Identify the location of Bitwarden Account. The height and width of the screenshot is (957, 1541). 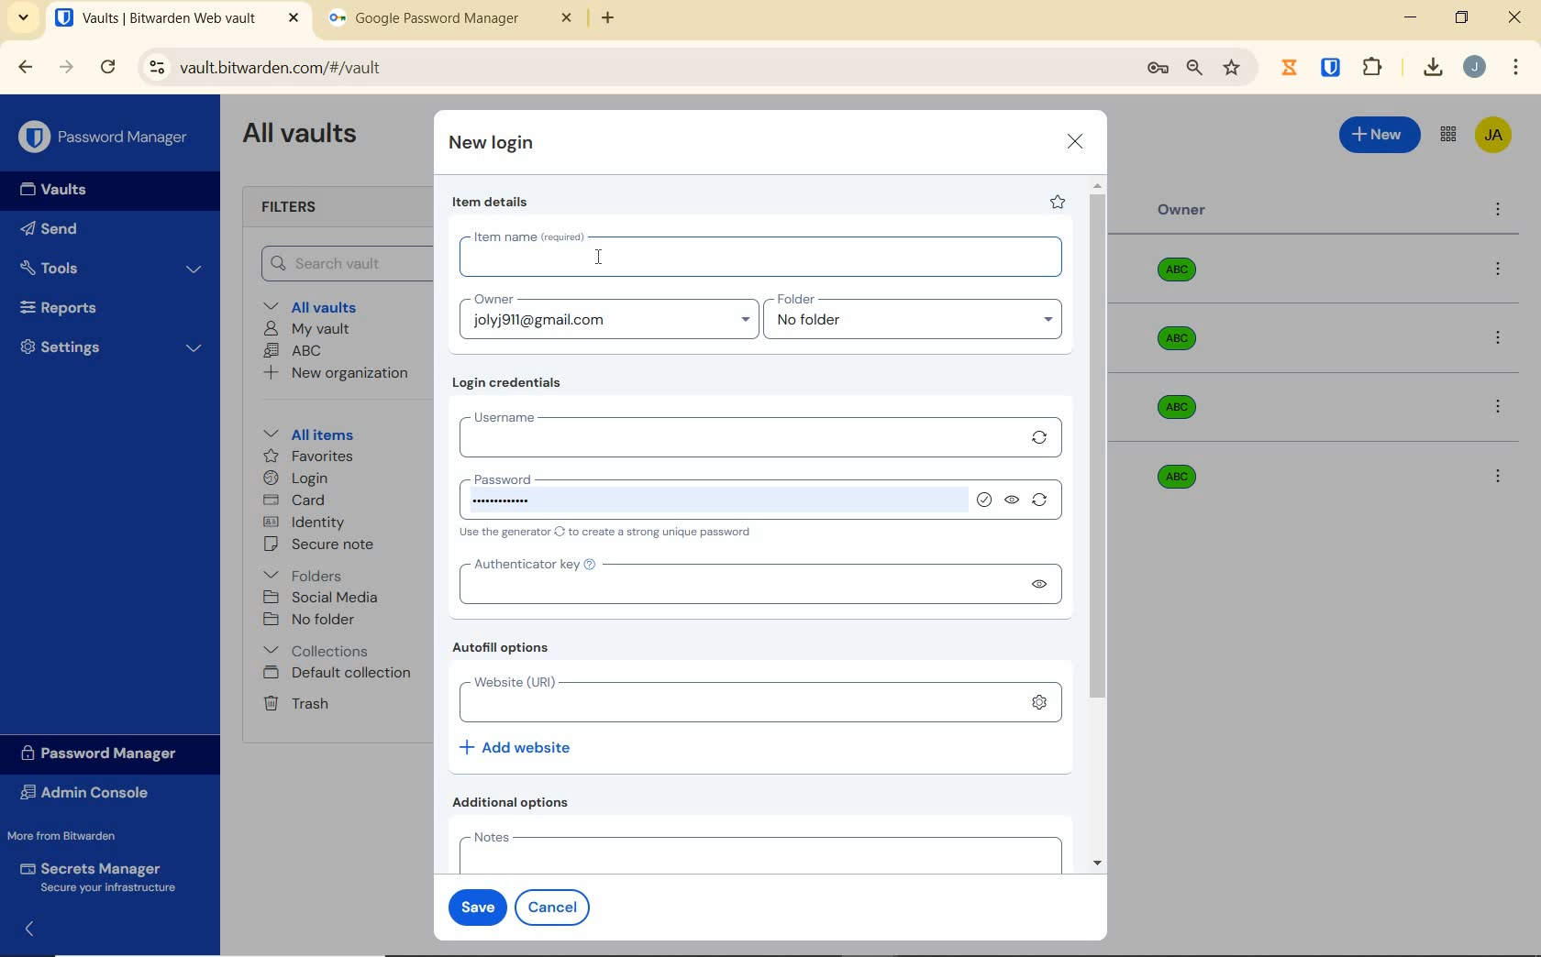
(1493, 137).